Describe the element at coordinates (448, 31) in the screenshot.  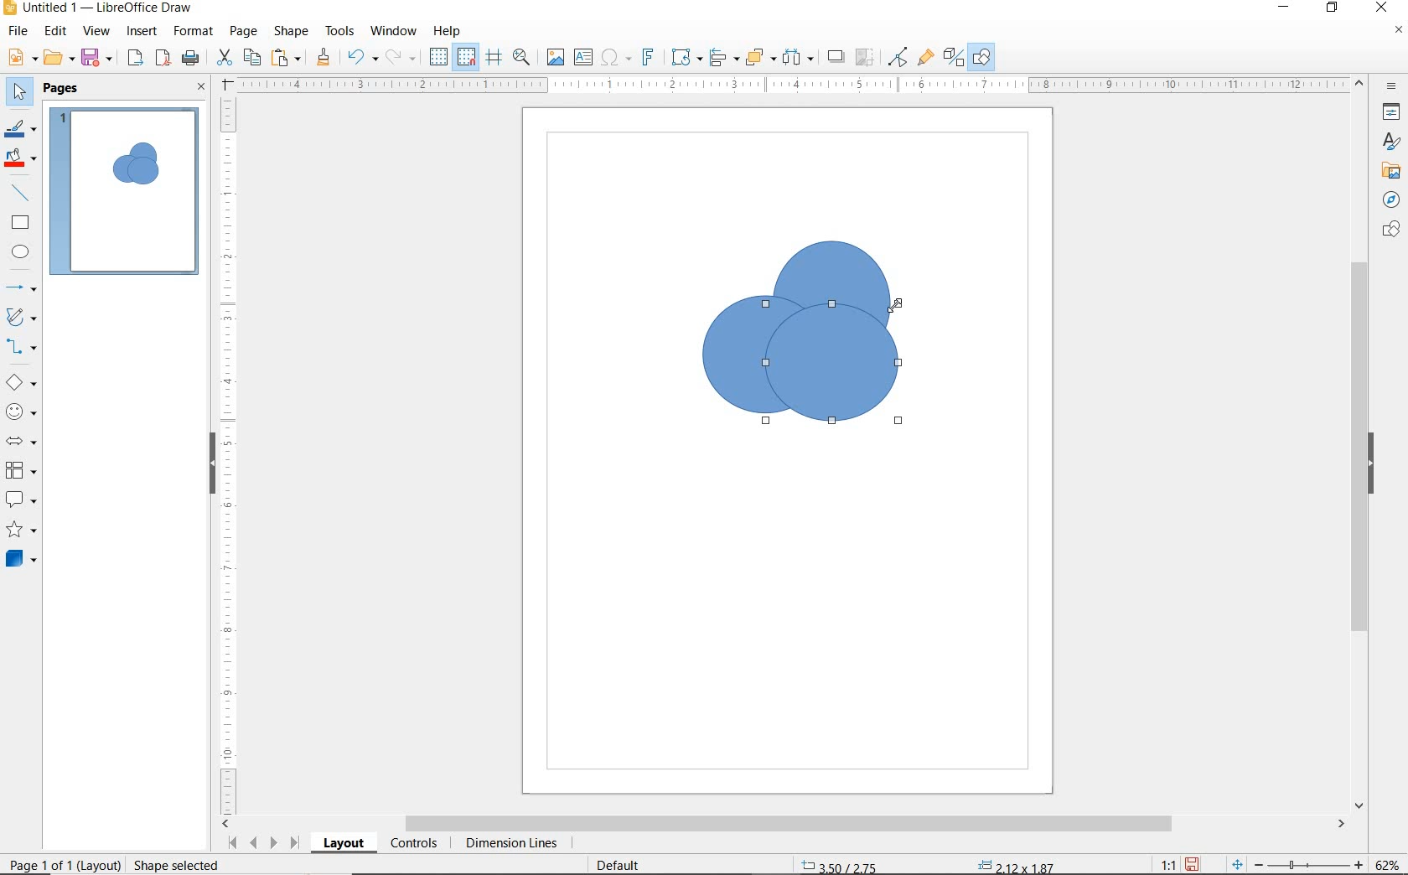
I see `HELP` at that location.